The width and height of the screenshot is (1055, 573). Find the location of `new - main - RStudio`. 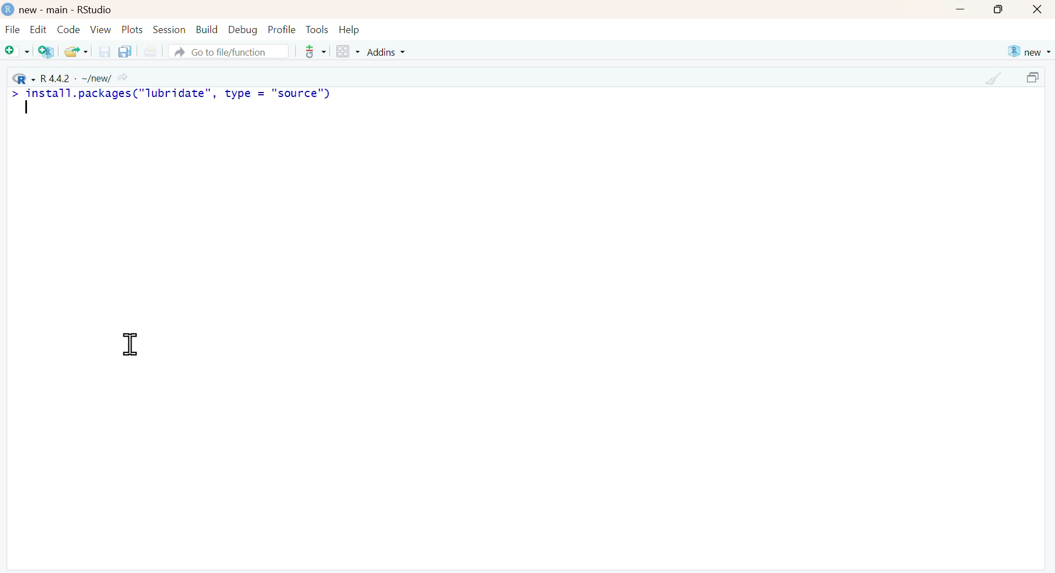

new - main - RStudio is located at coordinates (67, 10).